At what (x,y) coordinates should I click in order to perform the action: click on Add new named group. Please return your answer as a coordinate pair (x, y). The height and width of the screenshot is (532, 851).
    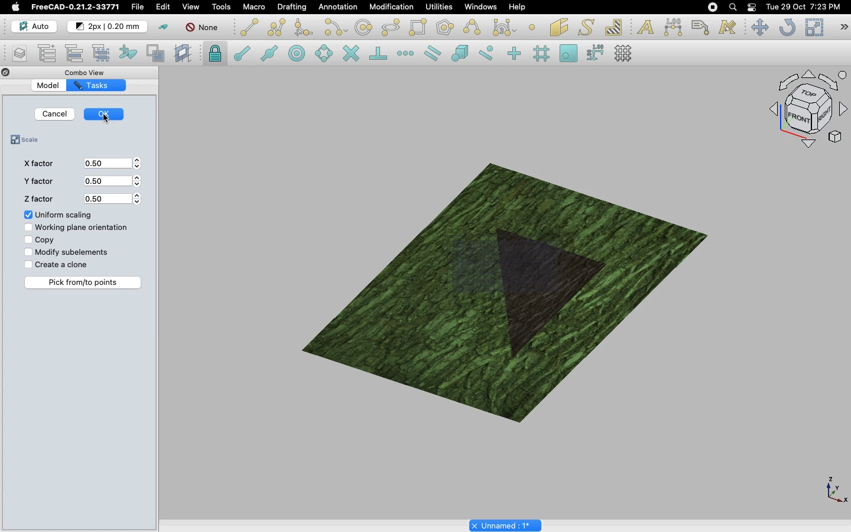
    Looking at the image, I should click on (48, 53).